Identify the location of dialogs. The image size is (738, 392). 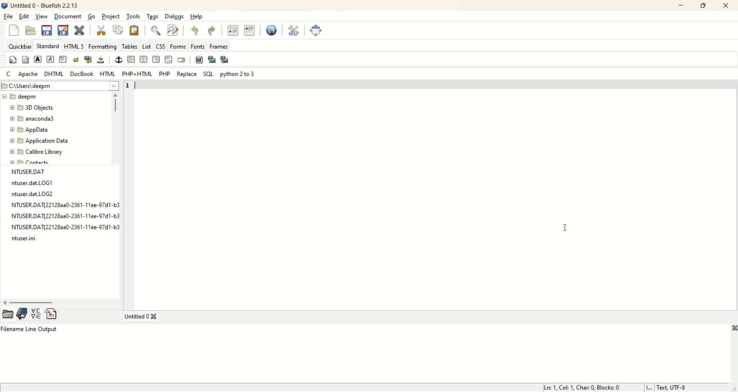
(173, 16).